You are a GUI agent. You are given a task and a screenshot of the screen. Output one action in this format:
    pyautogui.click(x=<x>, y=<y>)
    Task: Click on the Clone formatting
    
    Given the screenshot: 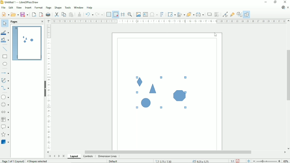 What is the action you would take?
    pyautogui.click(x=80, y=14)
    